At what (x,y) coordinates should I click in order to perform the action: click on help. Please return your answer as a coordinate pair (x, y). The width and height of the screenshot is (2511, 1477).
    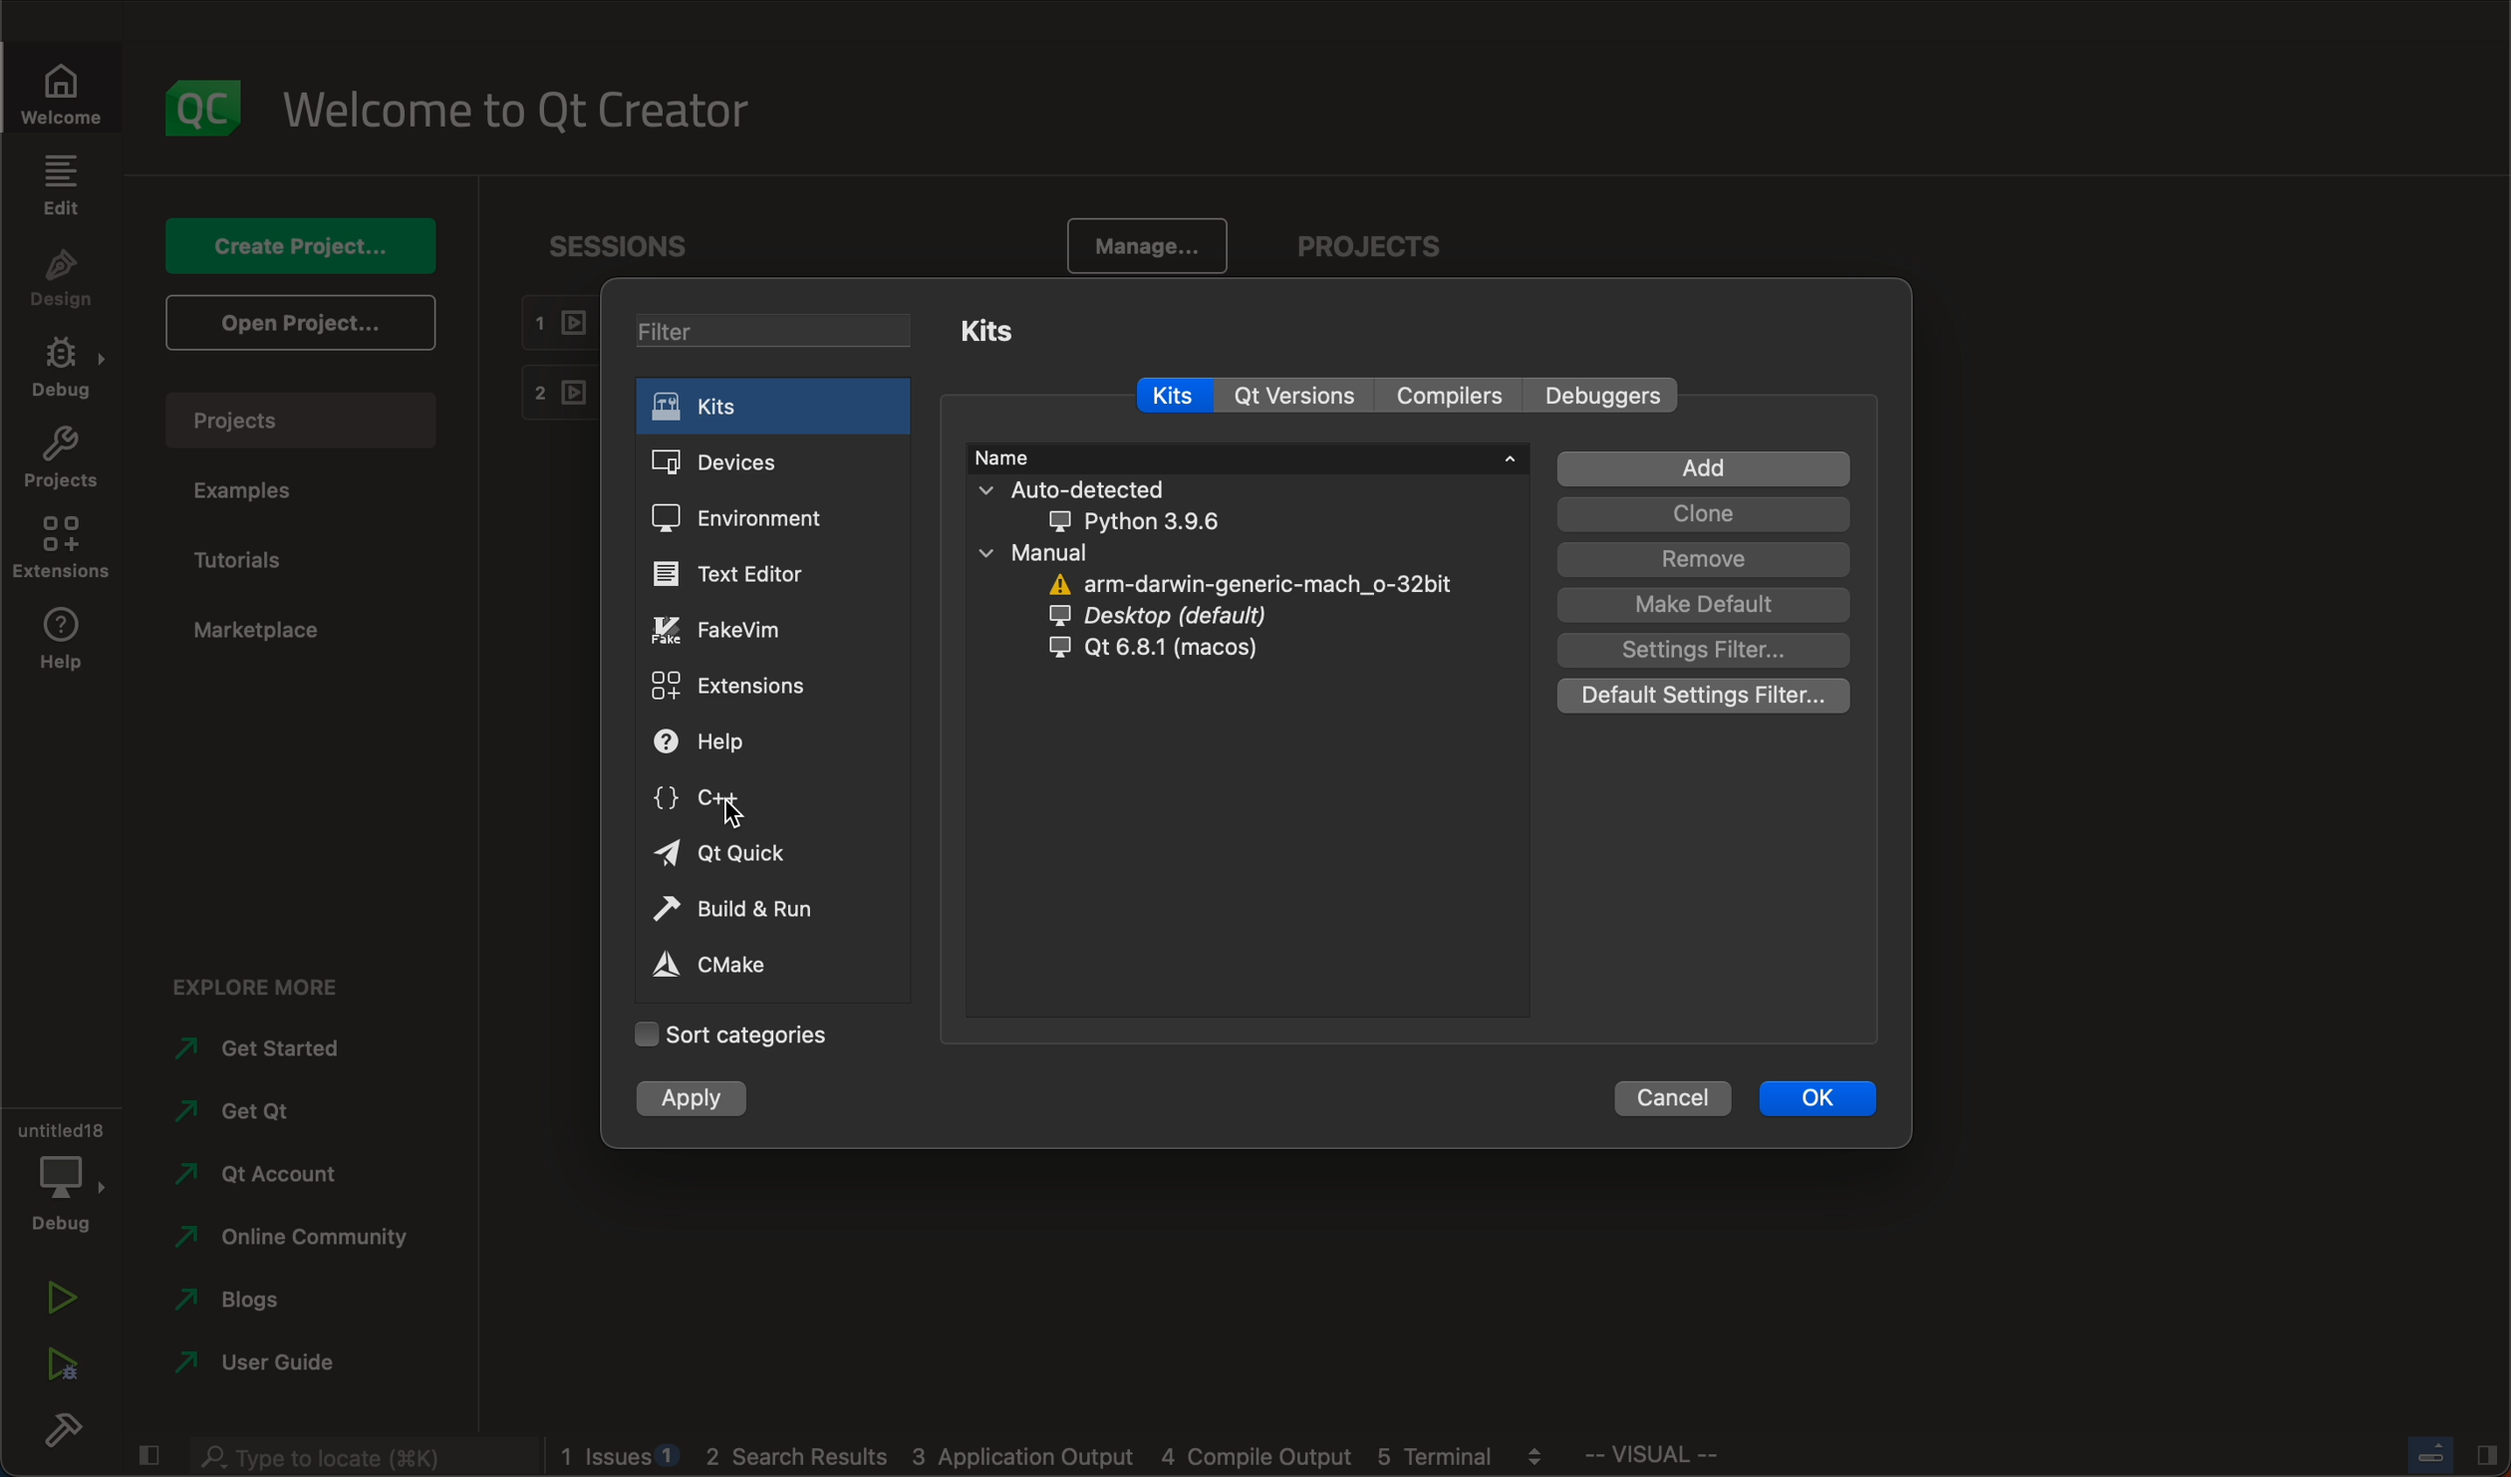
    Looking at the image, I should click on (60, 644).